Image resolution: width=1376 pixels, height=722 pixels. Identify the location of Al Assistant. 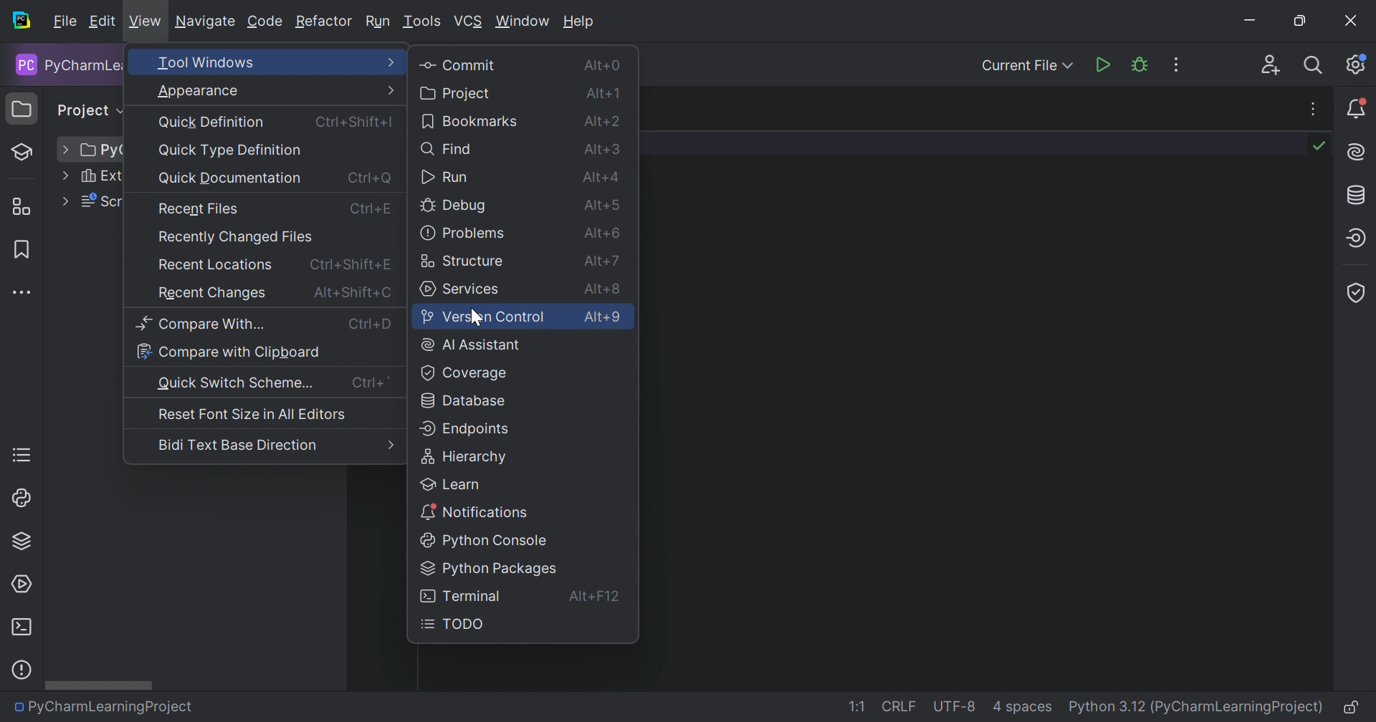
(473, 344).